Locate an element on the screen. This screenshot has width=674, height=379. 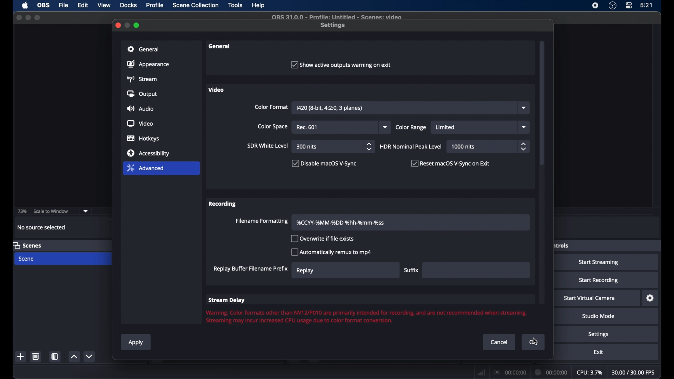
disable macOS V-sync is located at coordinates (324, 163).